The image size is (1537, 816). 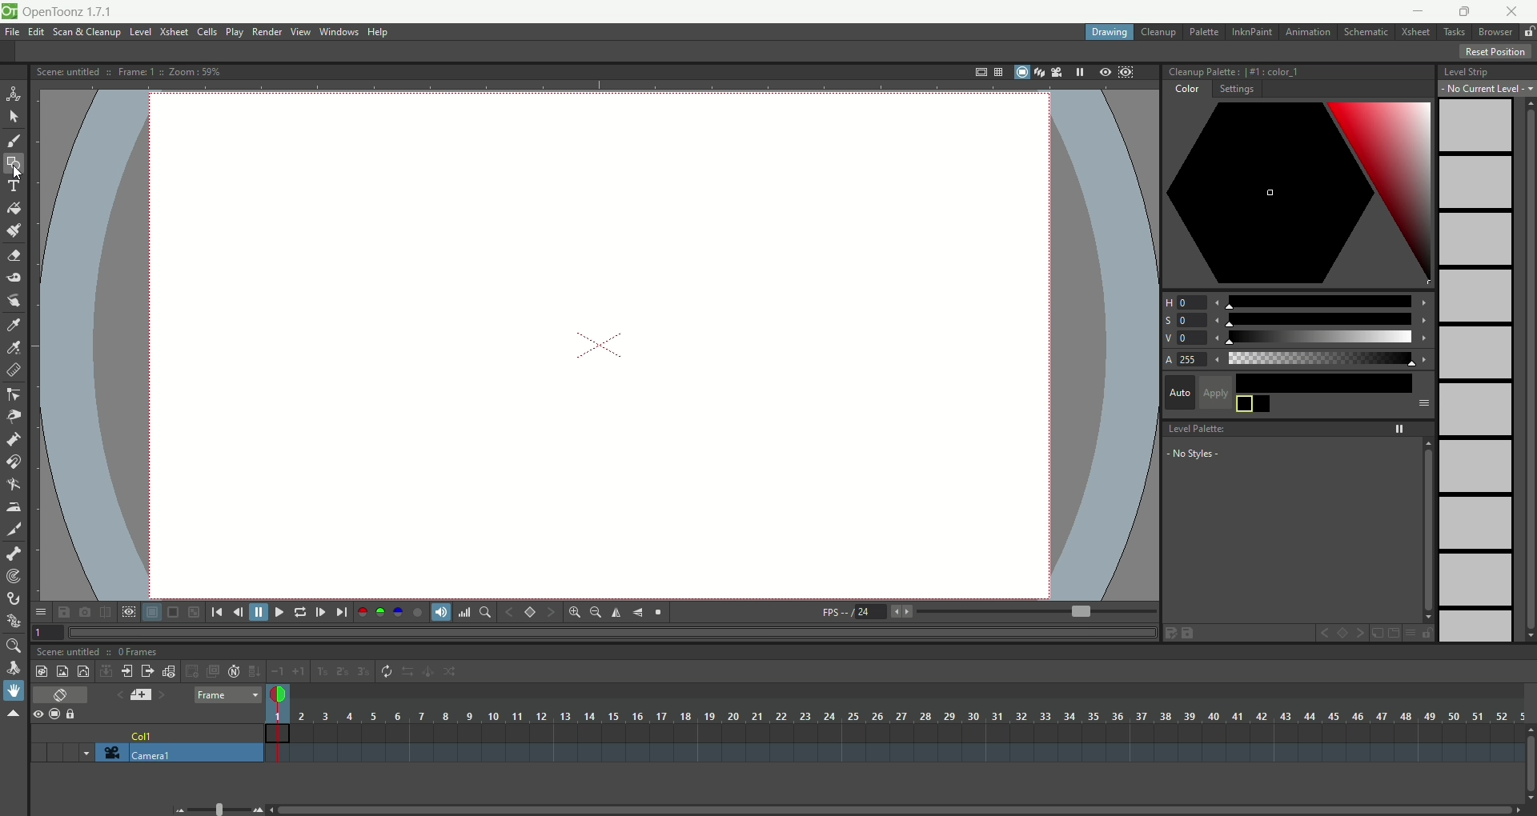 What do you see at coordinates (13, 370) in the screenshot?
I see `ruler editor` at bounding box center [13, 370].